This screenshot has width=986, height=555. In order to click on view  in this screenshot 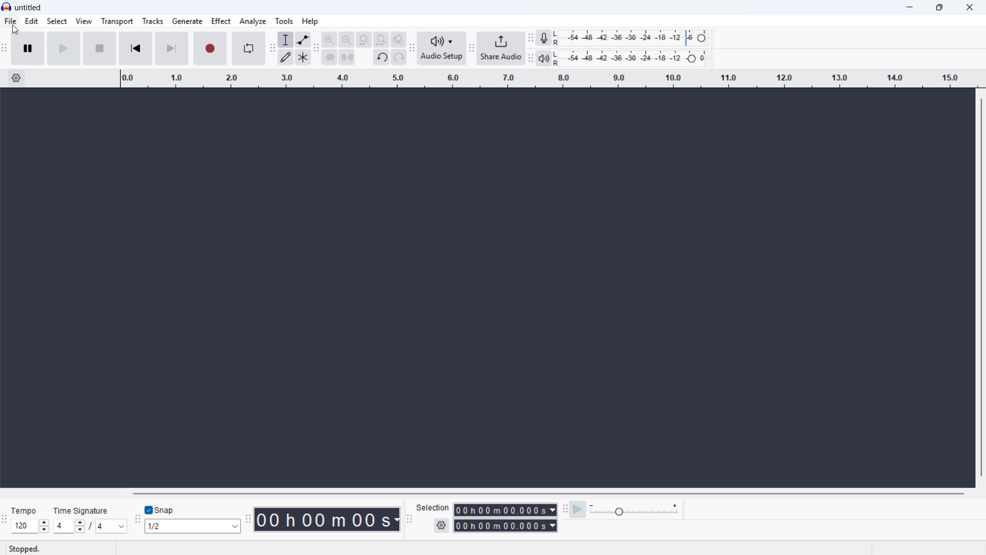, I will do `click(84, 21)`.